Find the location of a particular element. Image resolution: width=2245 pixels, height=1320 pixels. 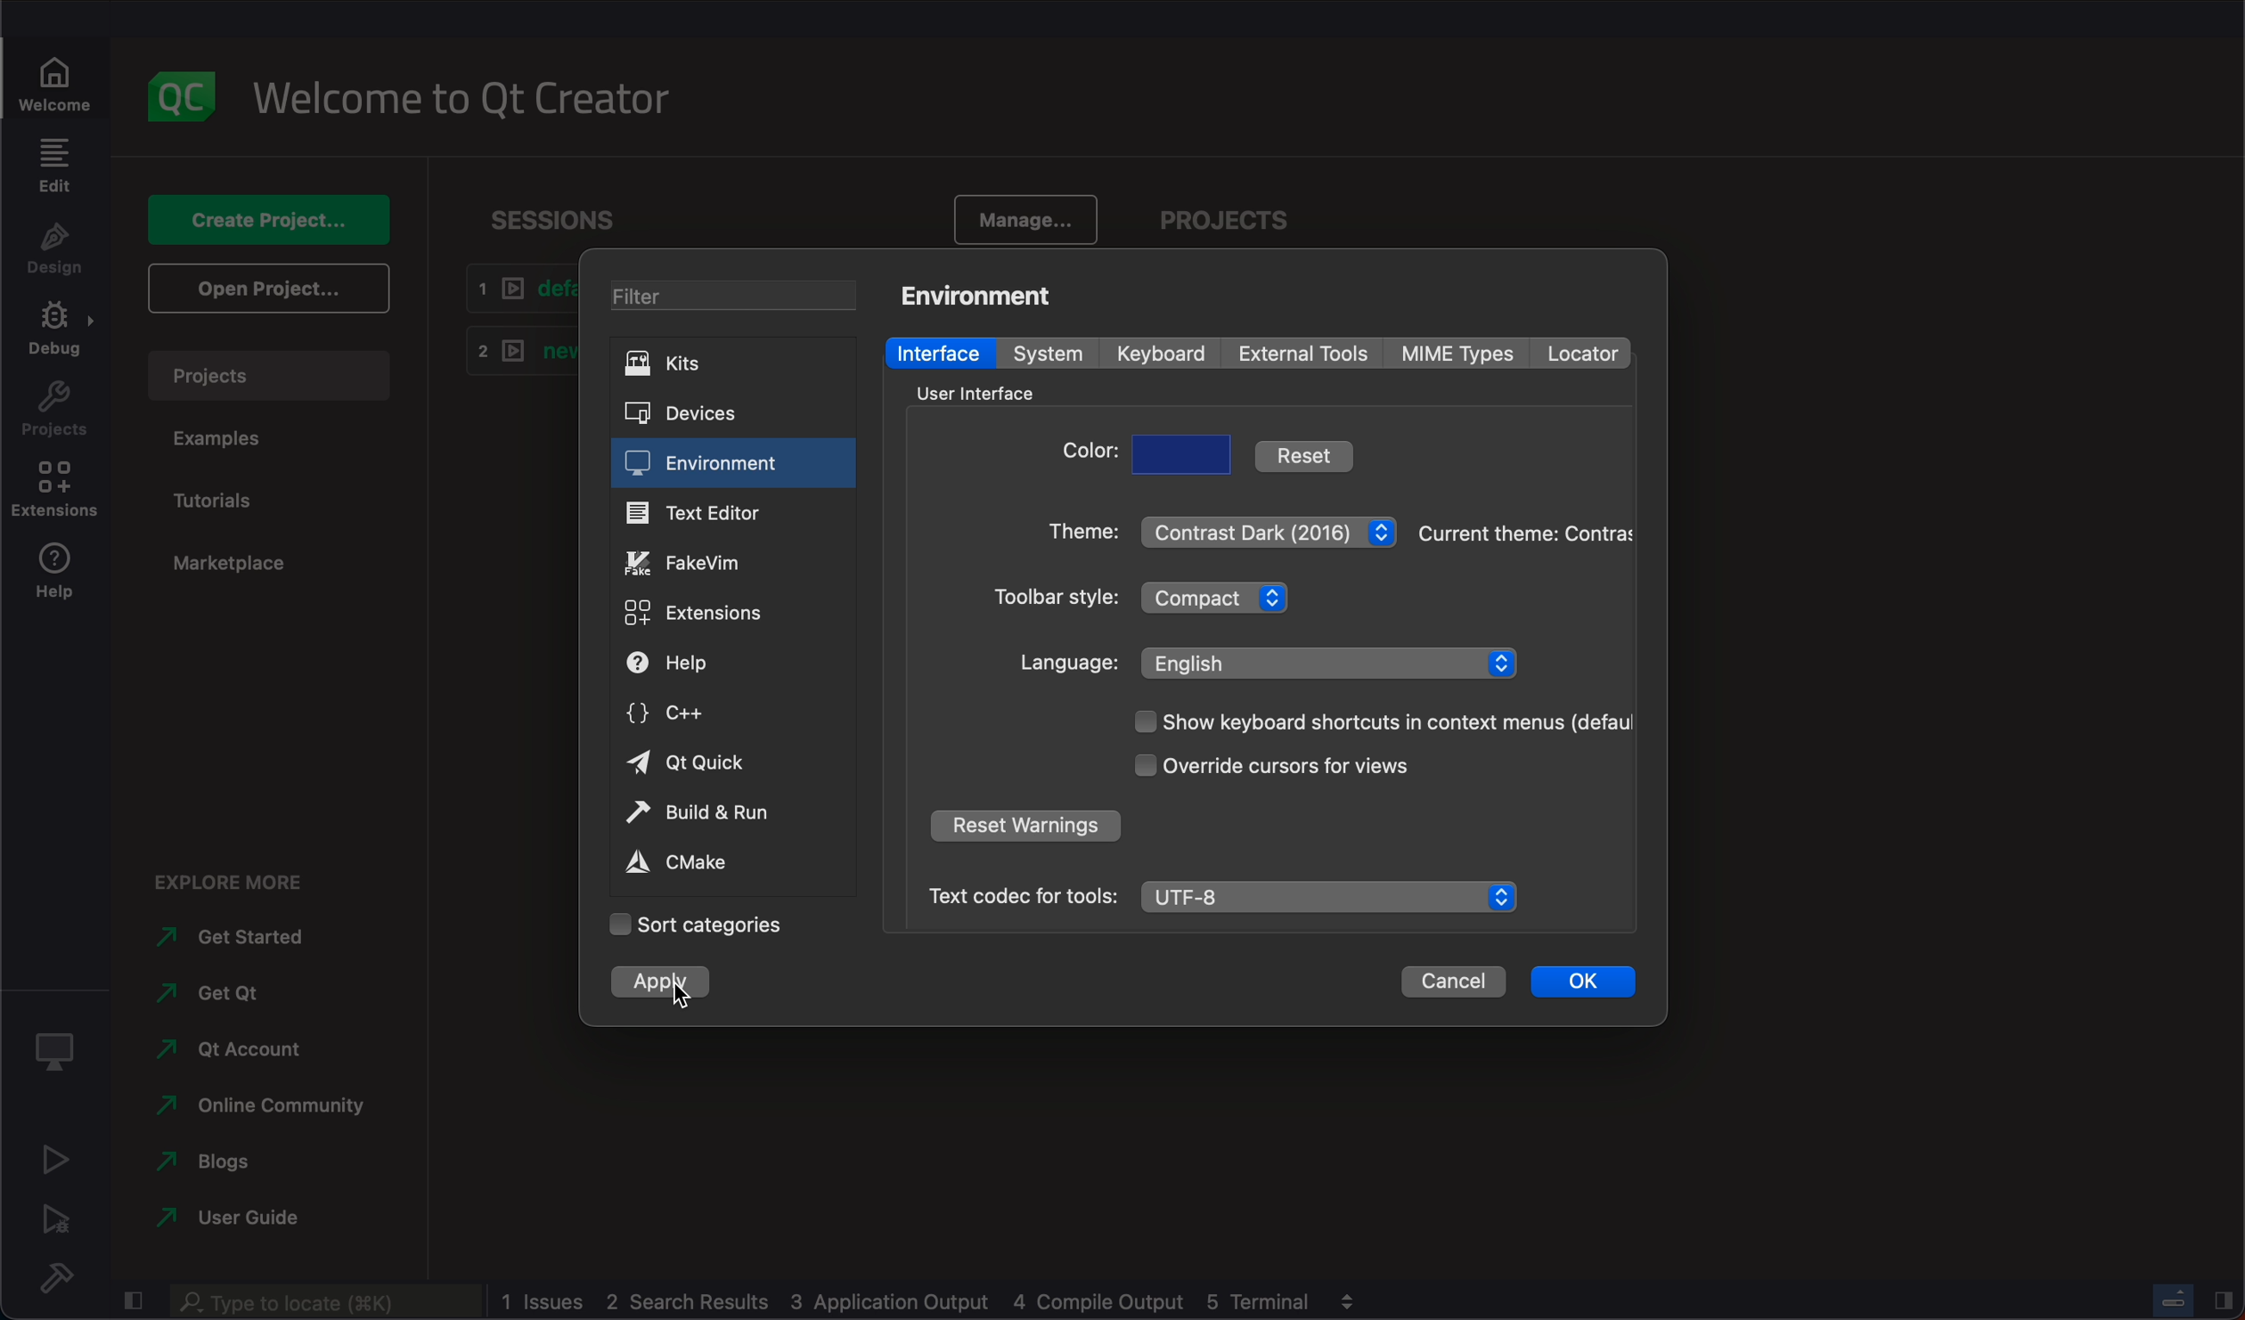

create is located at coordinates (257, 221).